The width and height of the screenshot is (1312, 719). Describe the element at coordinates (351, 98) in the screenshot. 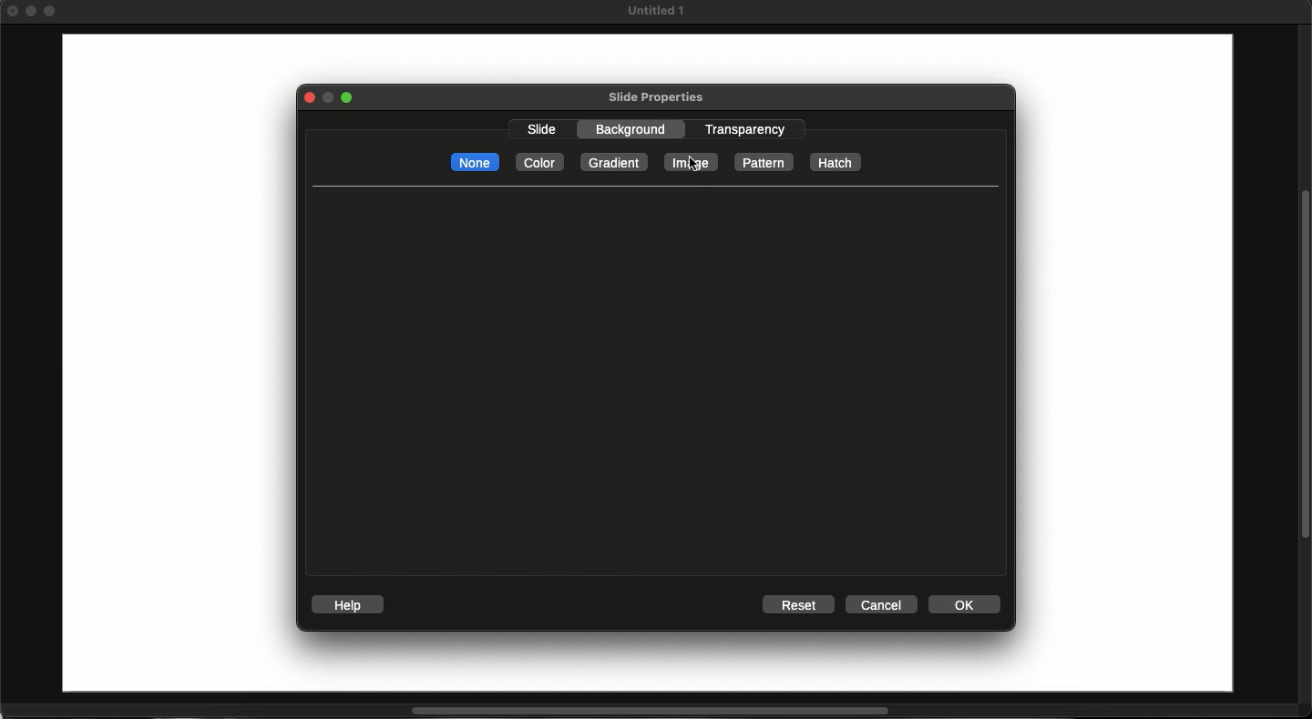

I see `Maximize` at that location.